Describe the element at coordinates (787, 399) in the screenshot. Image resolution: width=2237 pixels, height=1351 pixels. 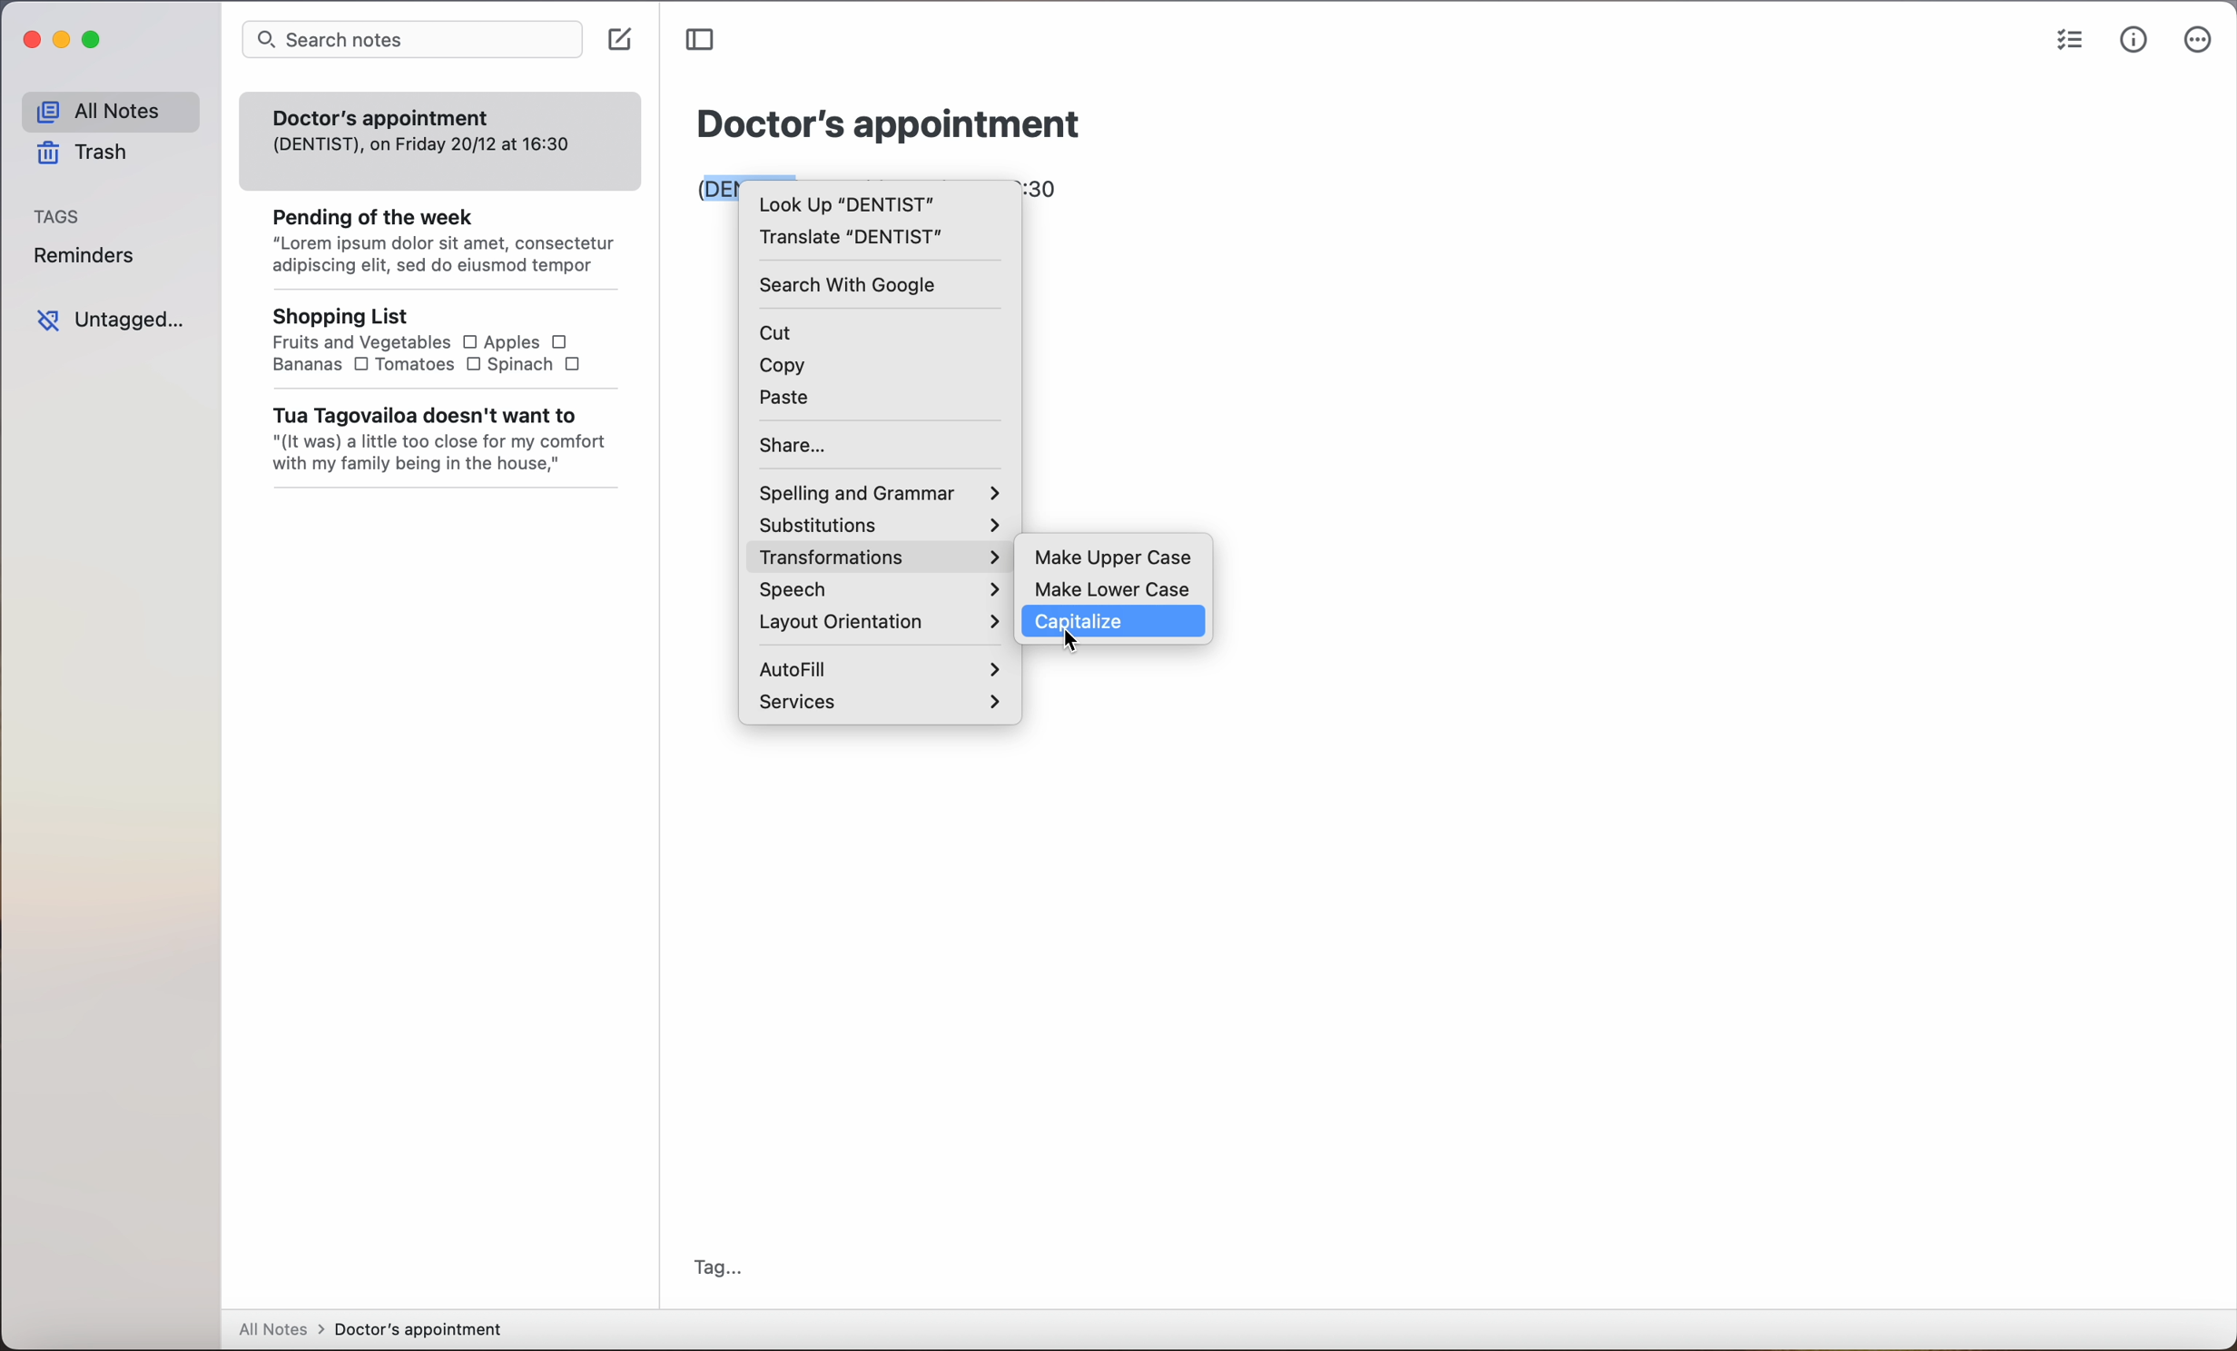
I see `paste` at that location.